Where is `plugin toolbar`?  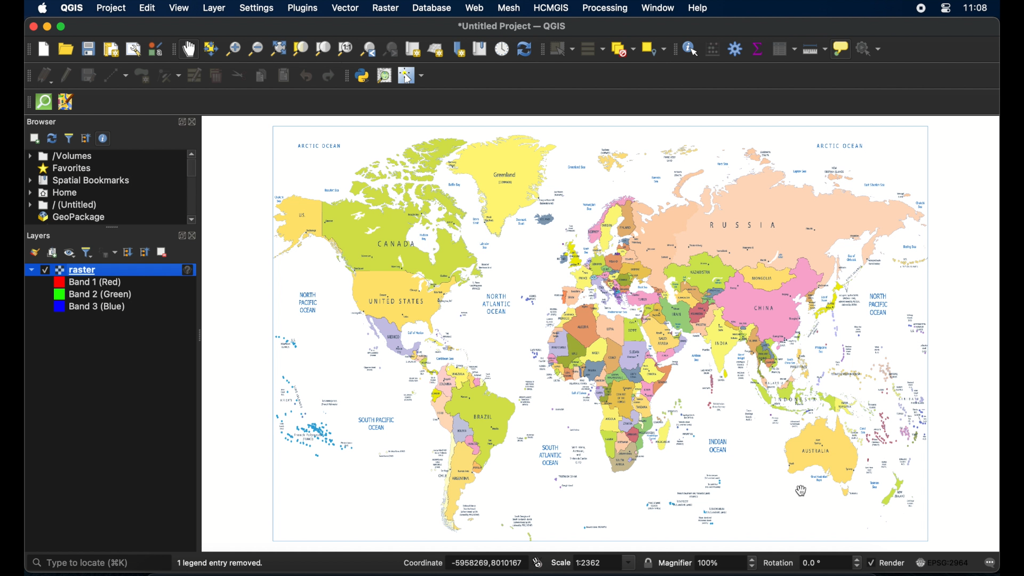 plugin toolbar is located at coordinates (345, 76).